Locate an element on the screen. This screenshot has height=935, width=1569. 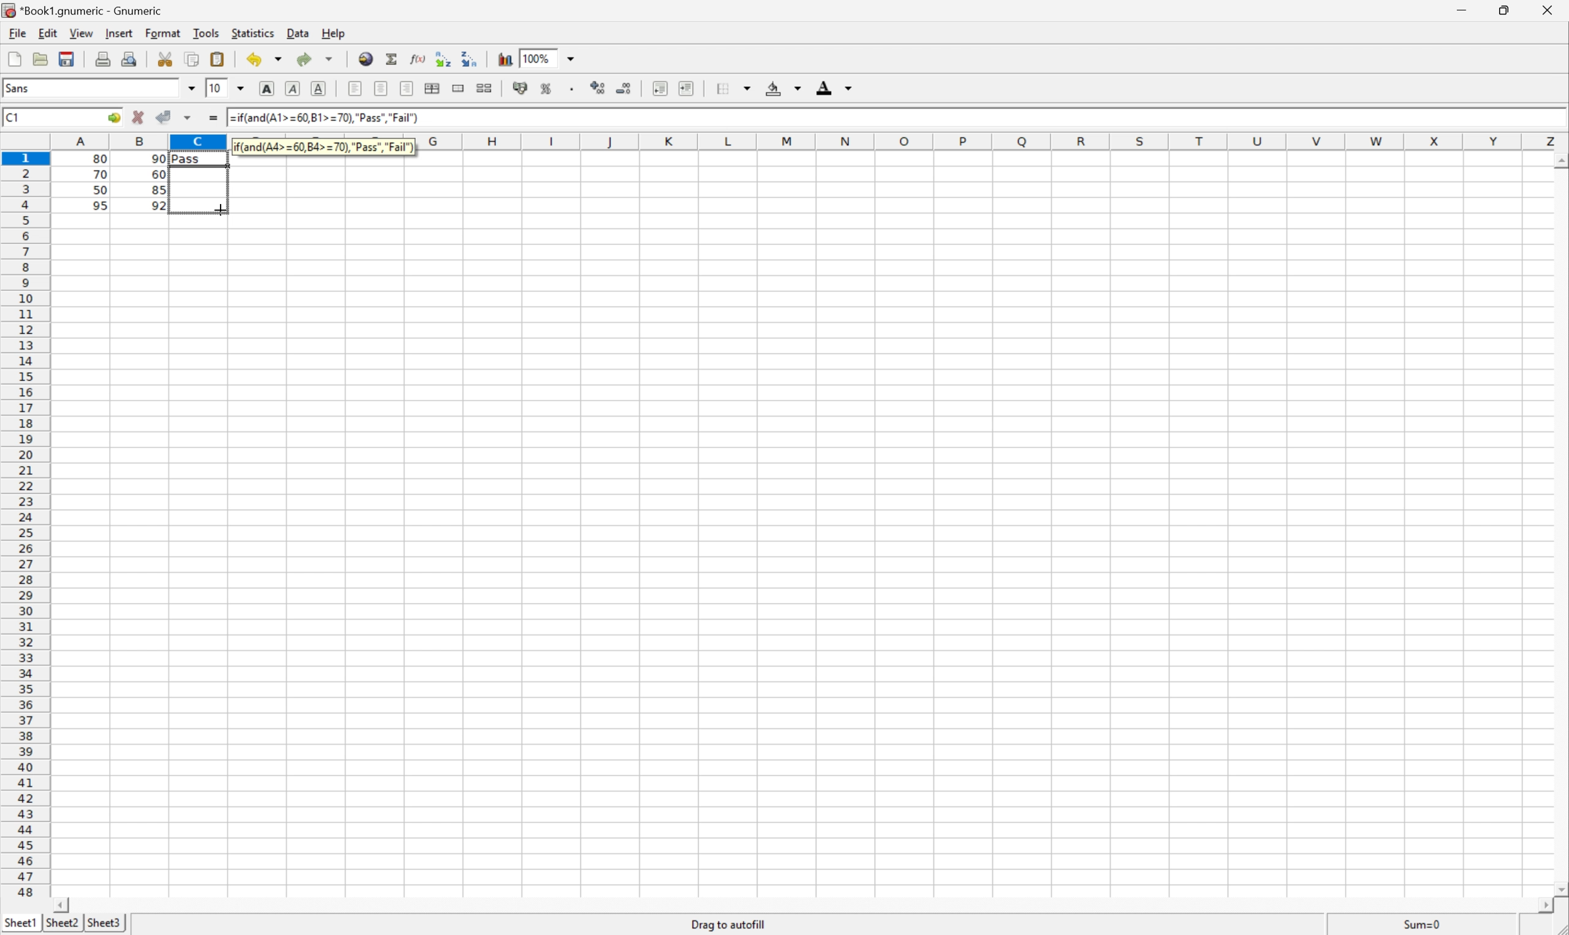
Drop Down is located at coordinates (192, 89).